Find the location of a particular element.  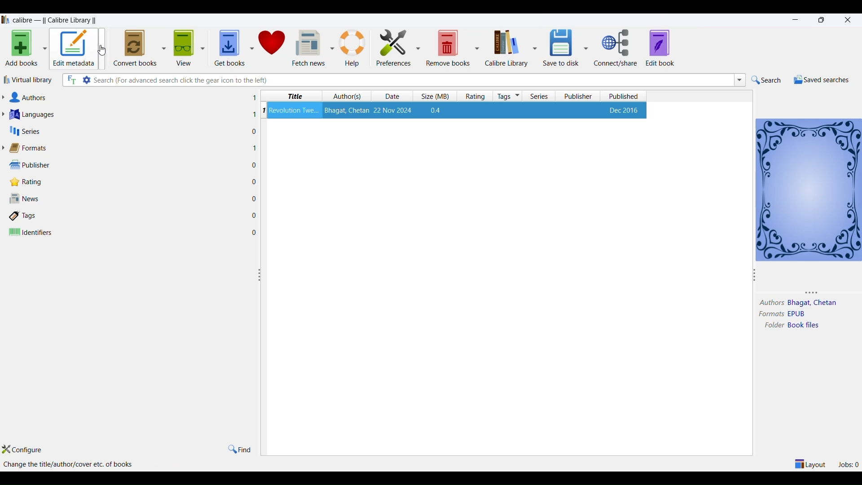

1 is located at coordinates (252, 114).